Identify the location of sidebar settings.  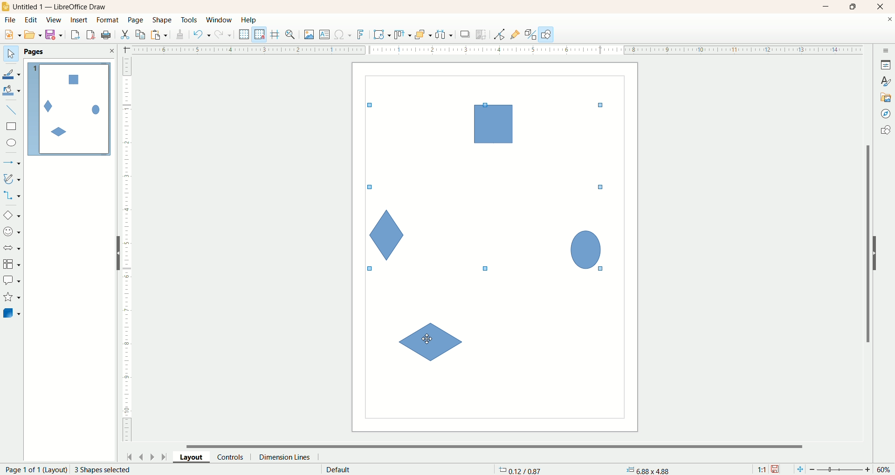
(886, 49).